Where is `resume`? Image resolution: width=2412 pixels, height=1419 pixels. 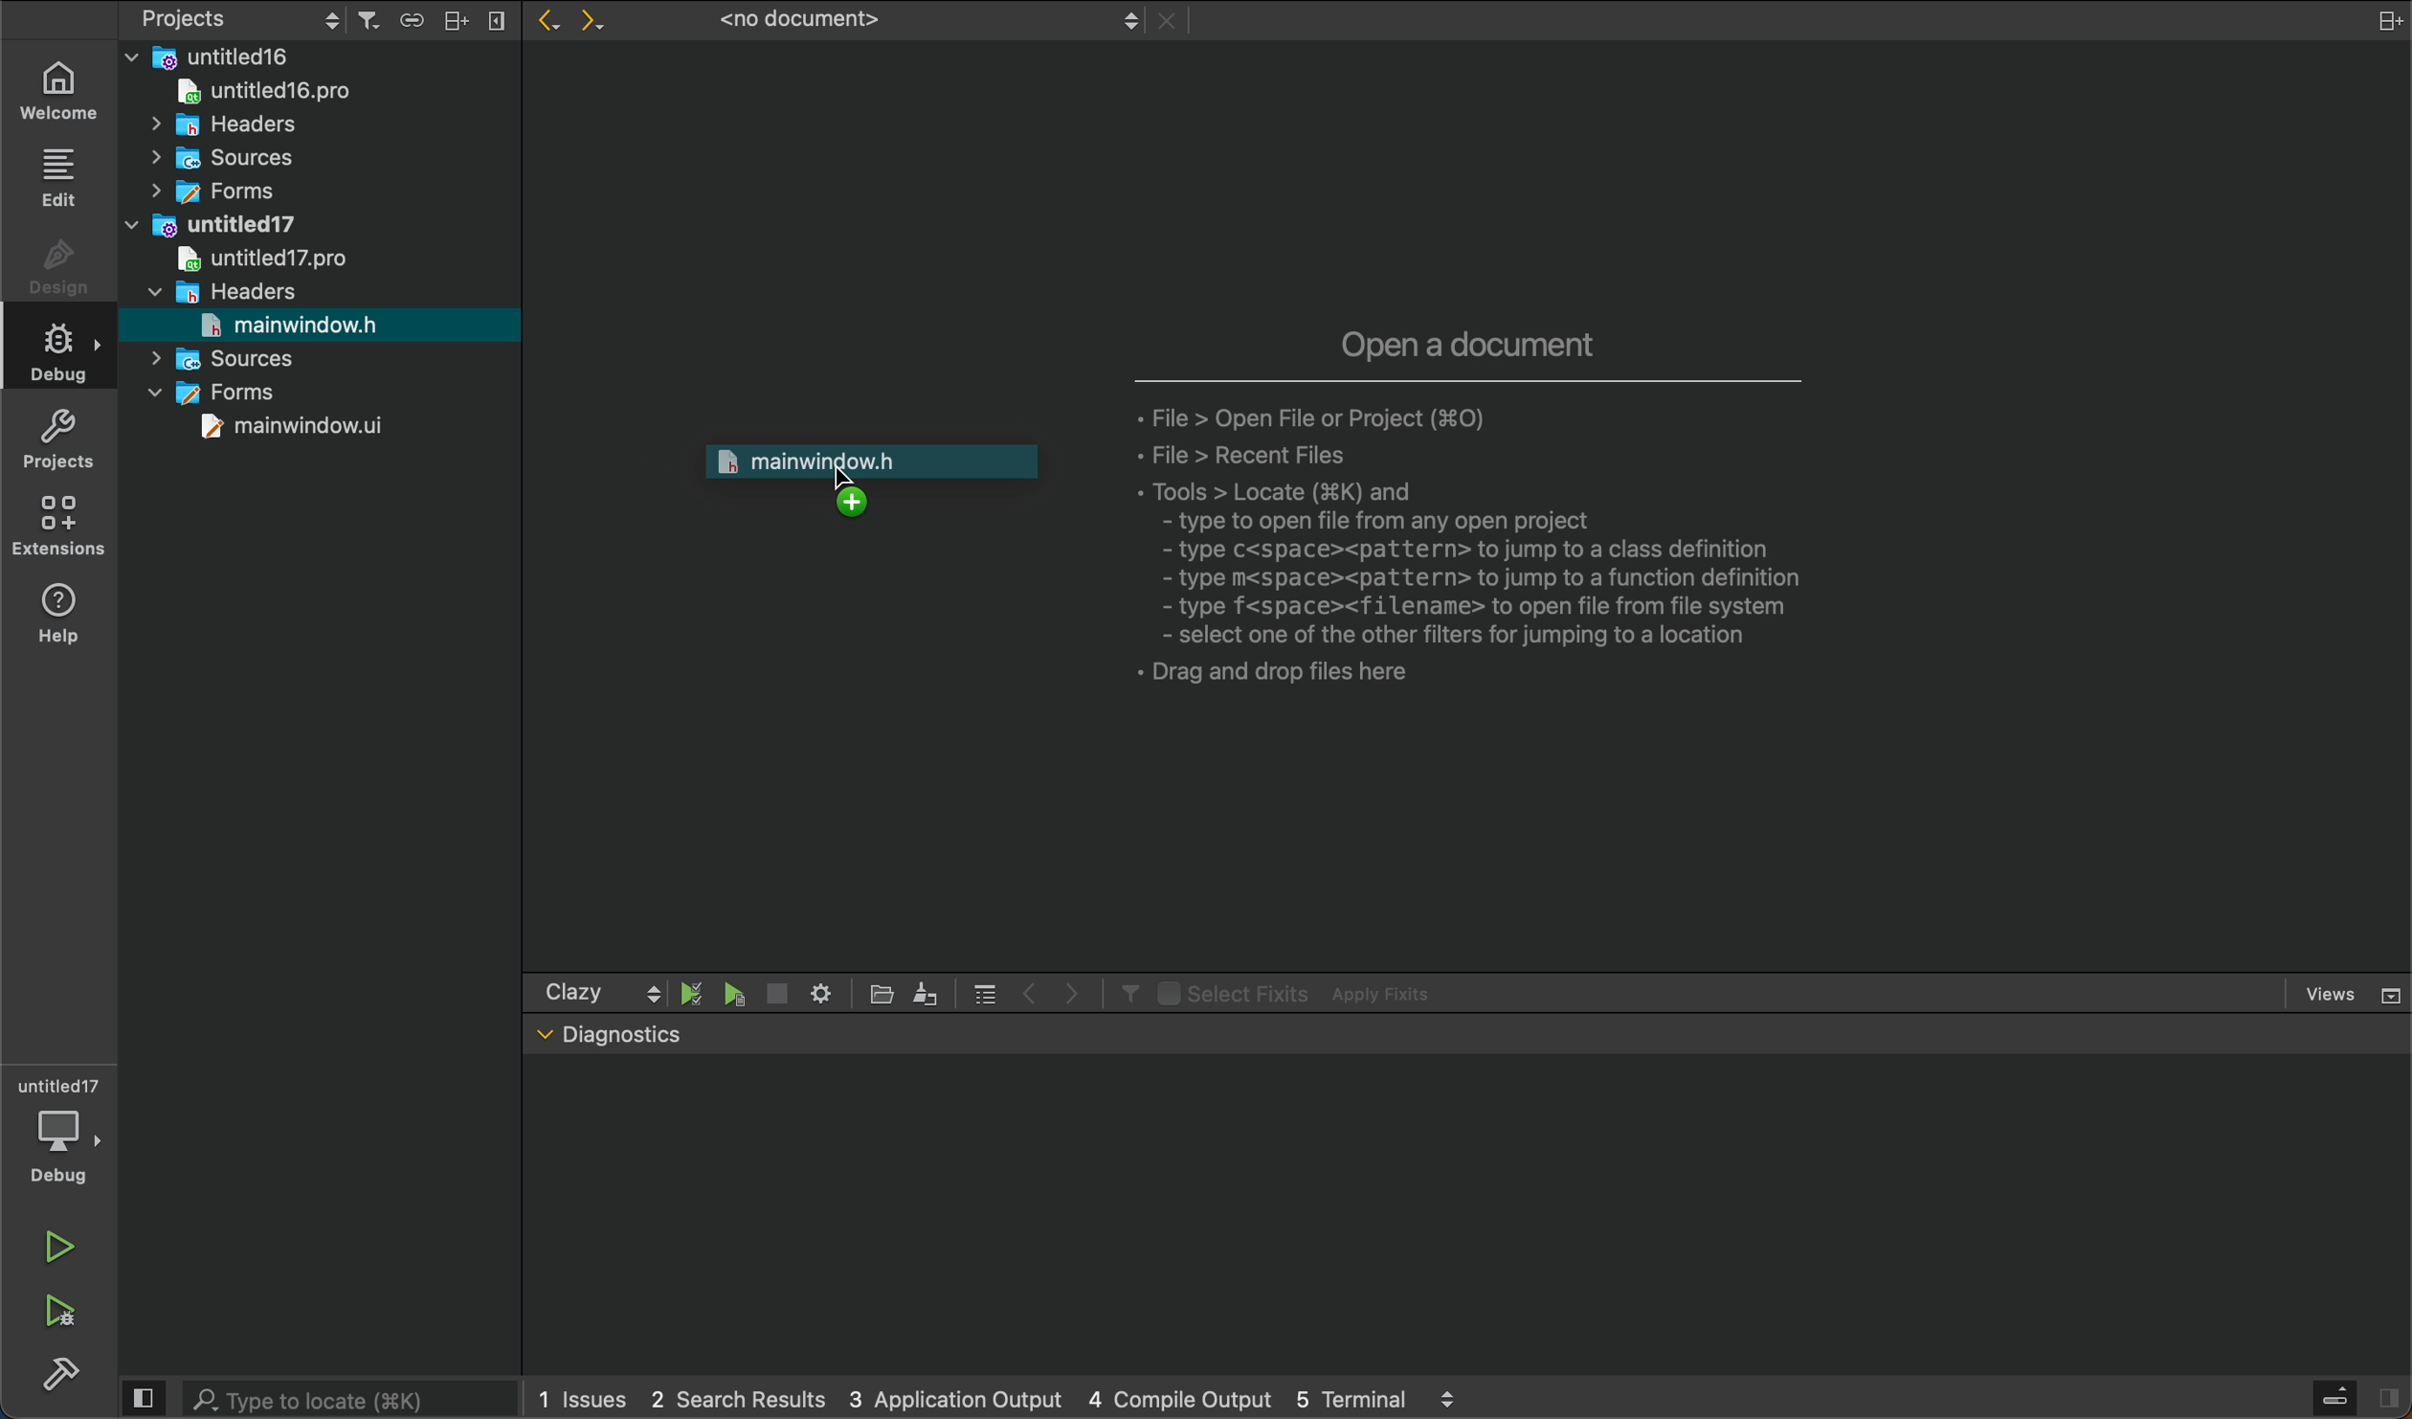
resume is located at coordinates (736, 996).